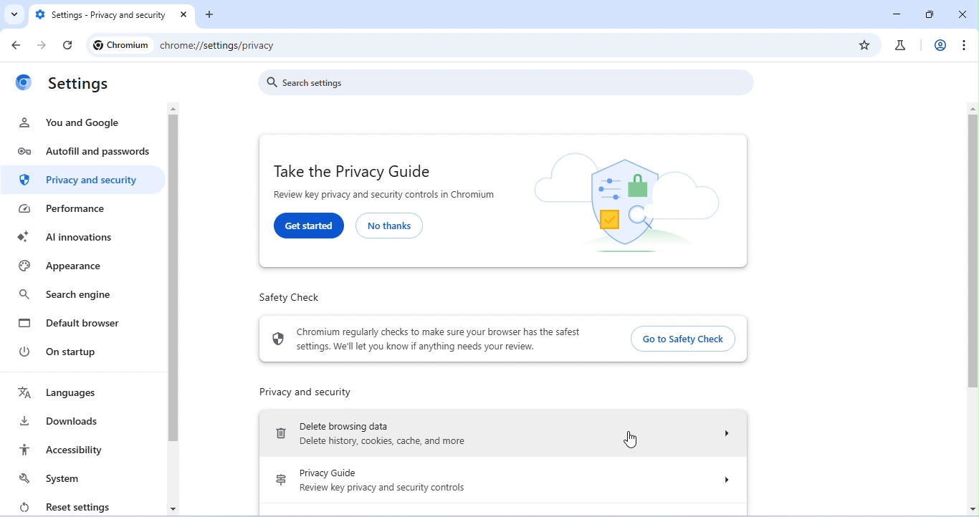 The height and width of the screenshot is (517, 979). Describe the element at coordinates (972, 309) in the screenshot. I see `vertical scroll bar` at that location.